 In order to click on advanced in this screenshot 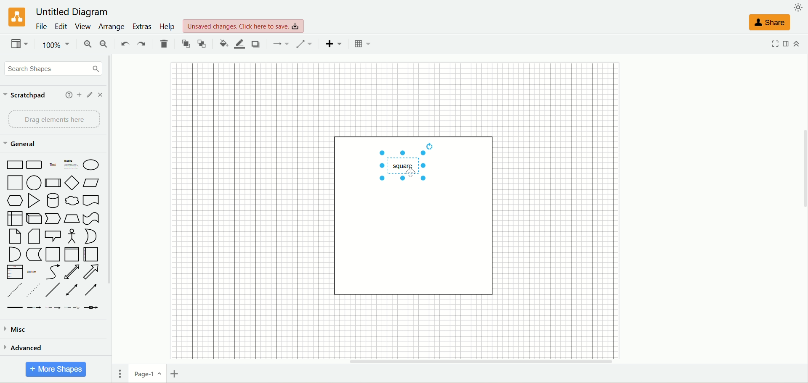, I will do `click(29, 347)`.